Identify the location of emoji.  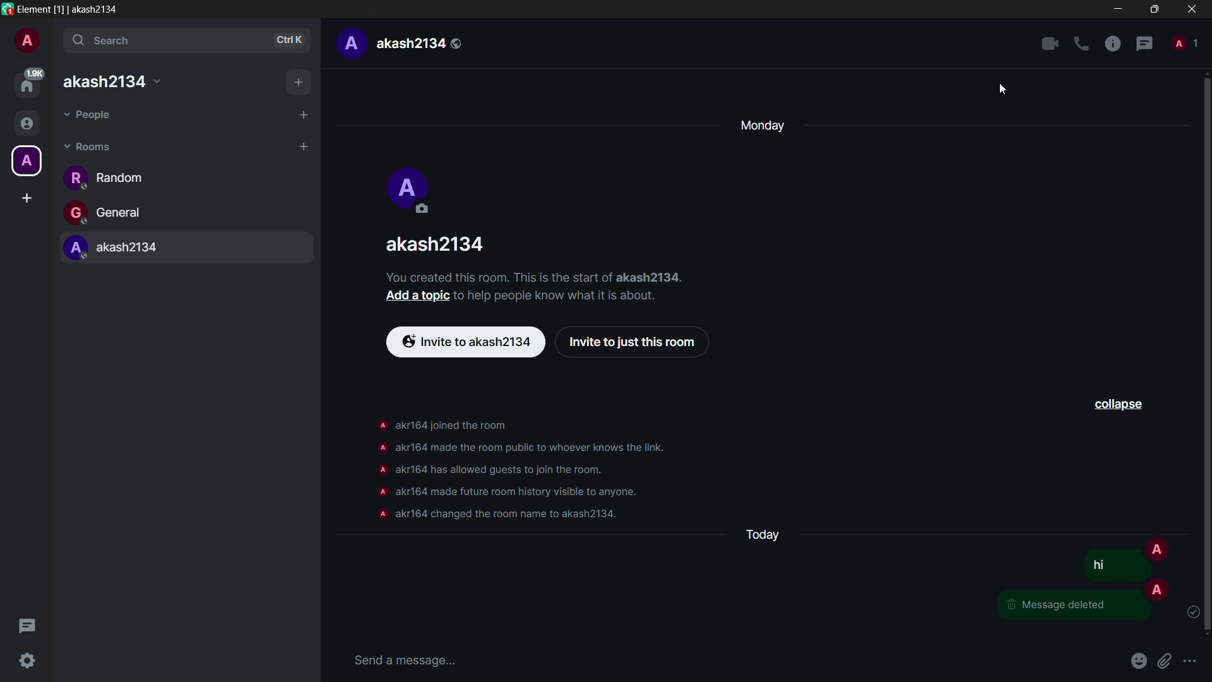
(1141, 660).